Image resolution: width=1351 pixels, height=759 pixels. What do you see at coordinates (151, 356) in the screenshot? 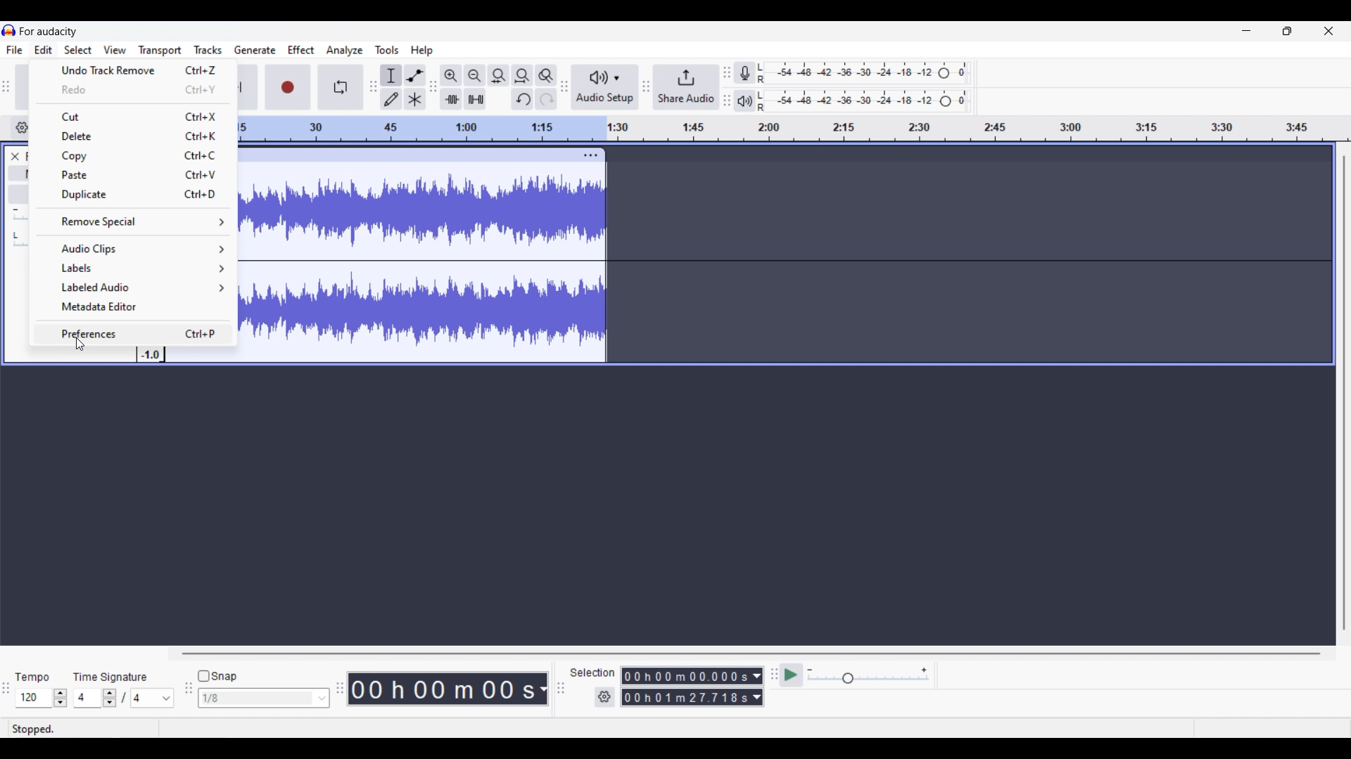
I see `Scale to measure sound intensity` at bounding box center [151, 356].